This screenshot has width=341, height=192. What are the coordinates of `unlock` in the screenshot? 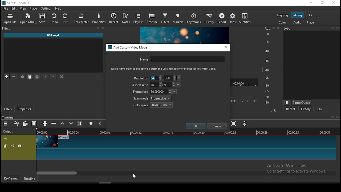 It's located at (5, 146).